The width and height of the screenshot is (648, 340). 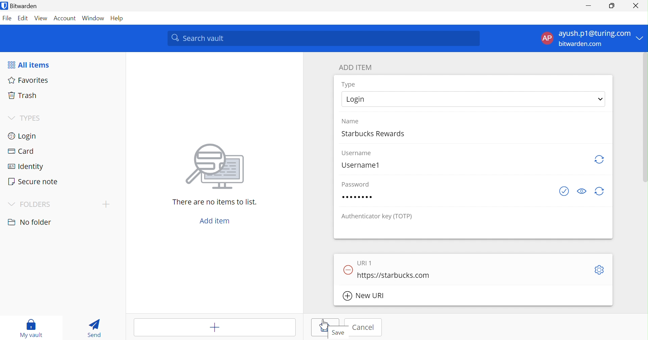 What do you see at coordinates (7, 19) in the screenshot?
I see `File` at bounding box center [7, 19].